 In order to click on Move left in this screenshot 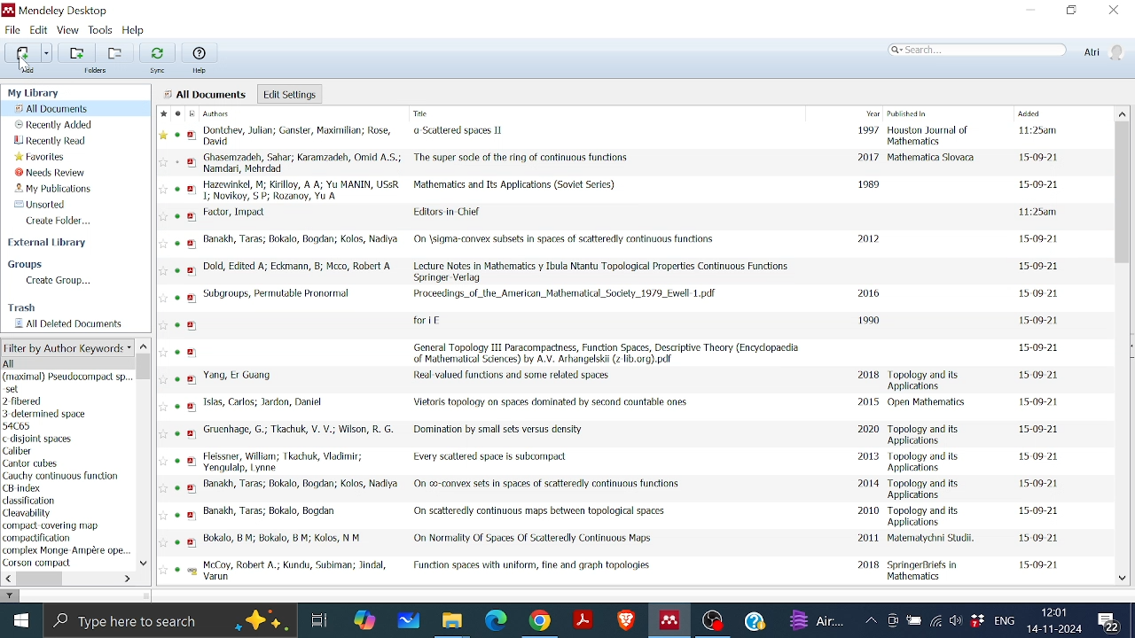, I will do `click(126, 578)`.